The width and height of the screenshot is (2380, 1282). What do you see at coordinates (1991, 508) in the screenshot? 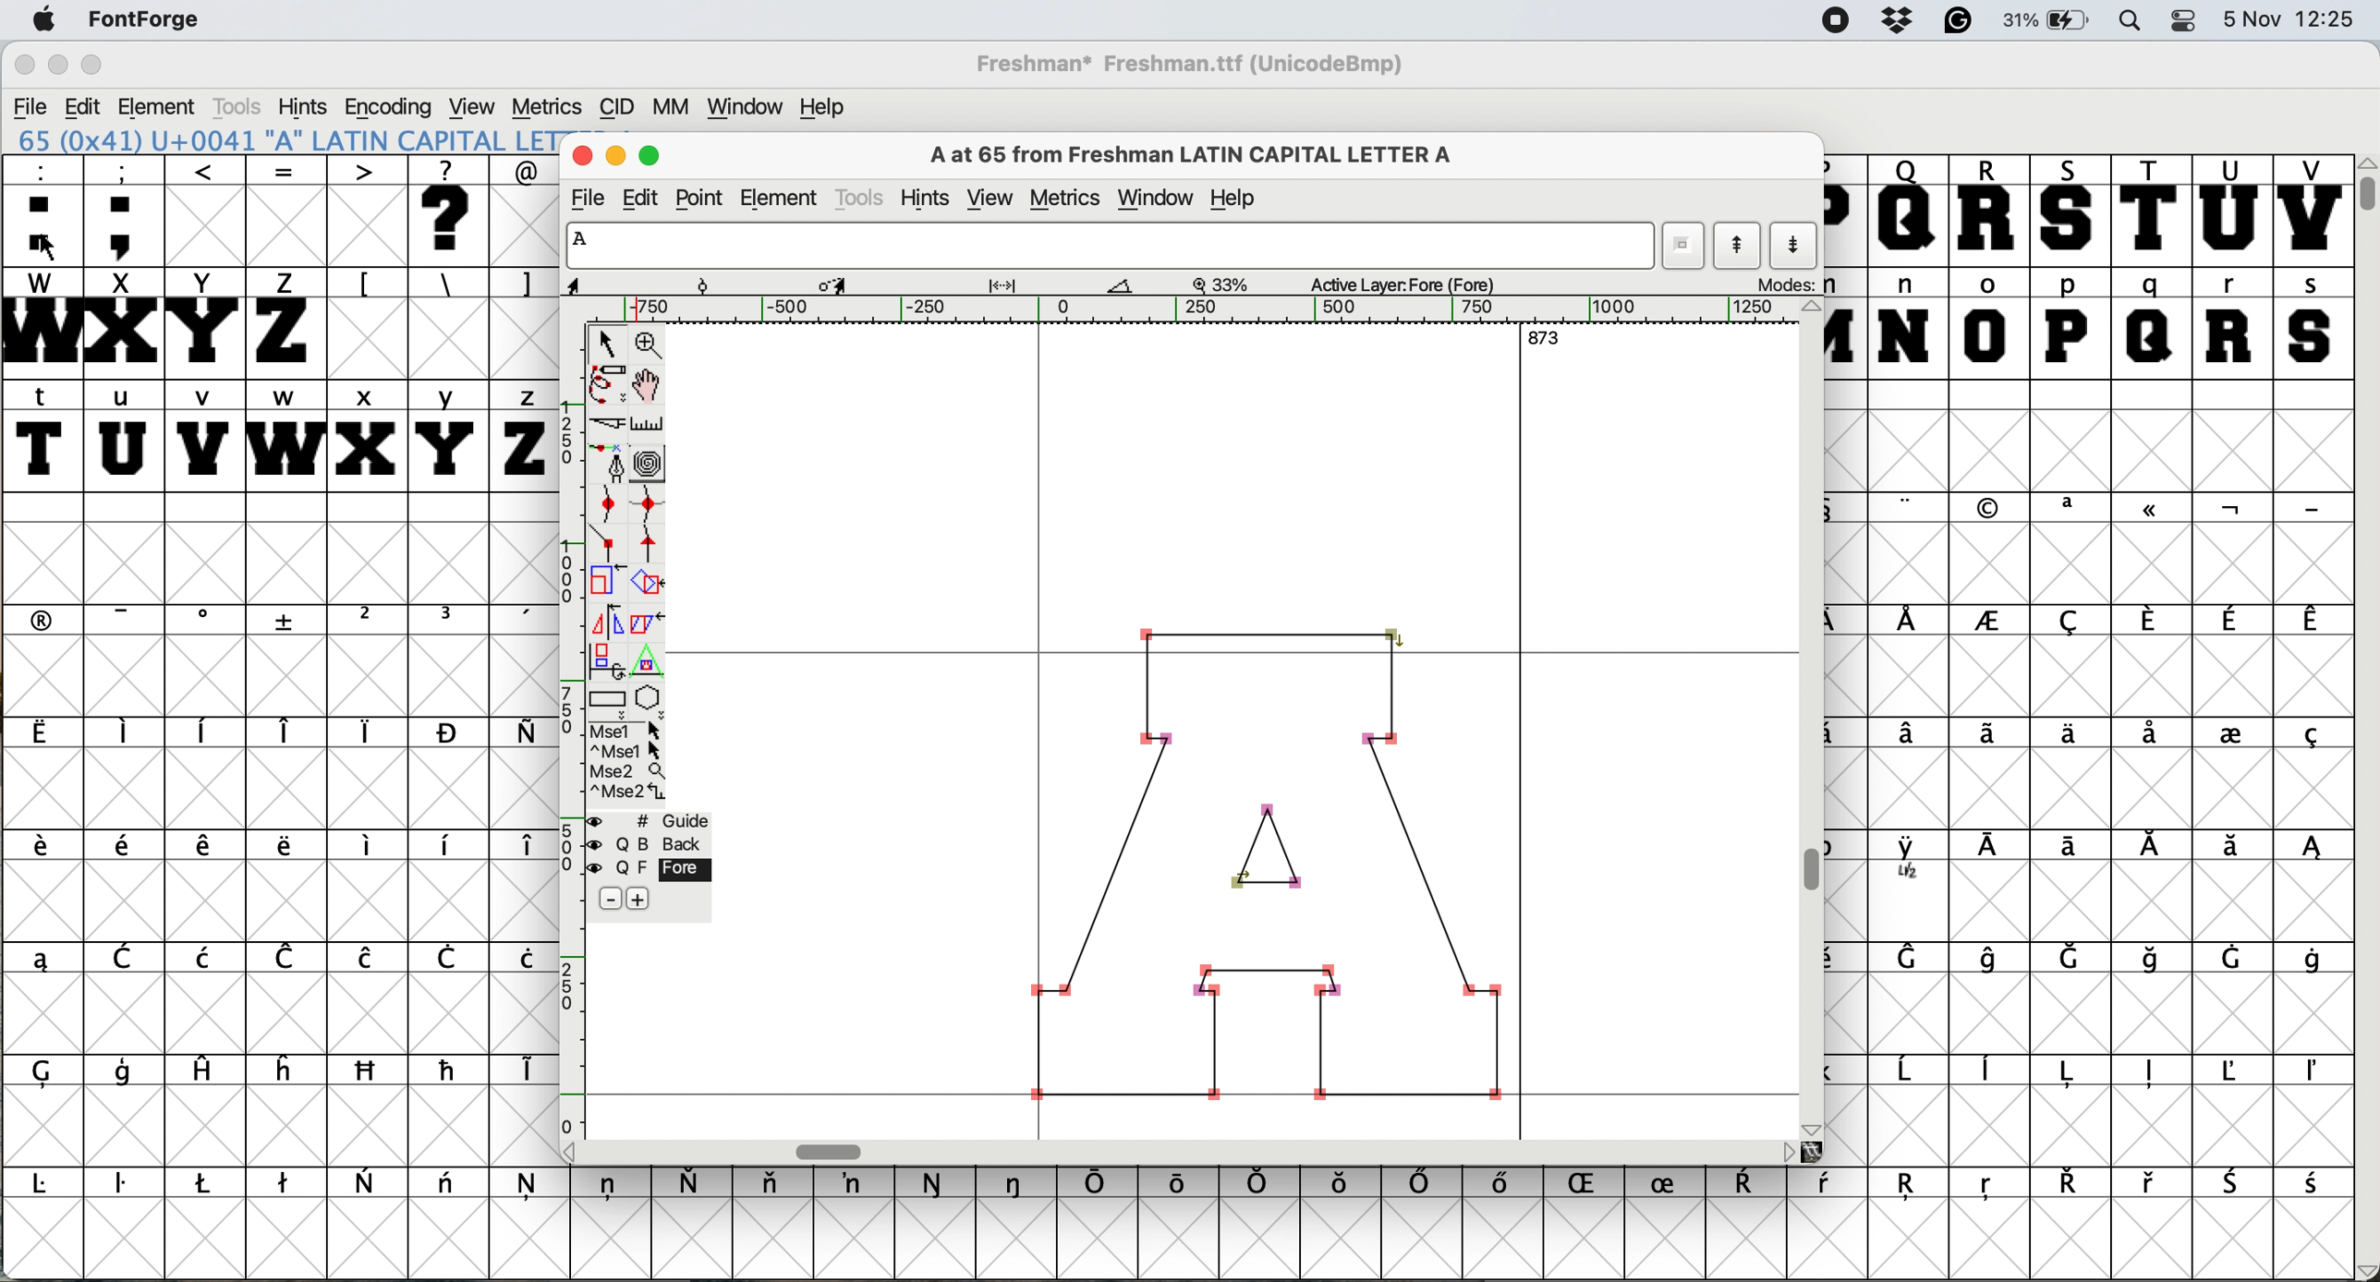
I see `symbol` at bounding box center [1991, 508].